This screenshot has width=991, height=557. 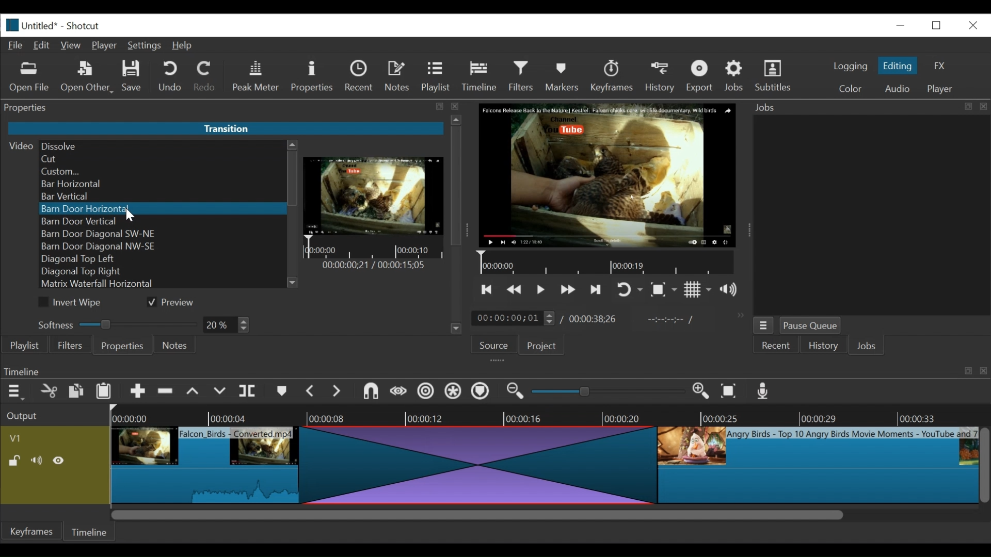 I want to click on Subtitles, so click(x=773, y=76).